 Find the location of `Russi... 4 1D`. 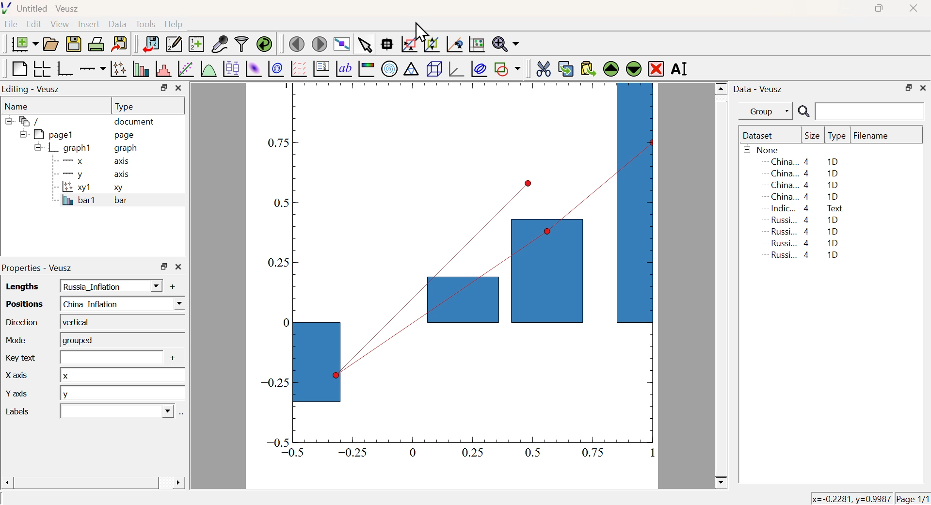

Russi... 4 1D is located at coordinates (807, 256).